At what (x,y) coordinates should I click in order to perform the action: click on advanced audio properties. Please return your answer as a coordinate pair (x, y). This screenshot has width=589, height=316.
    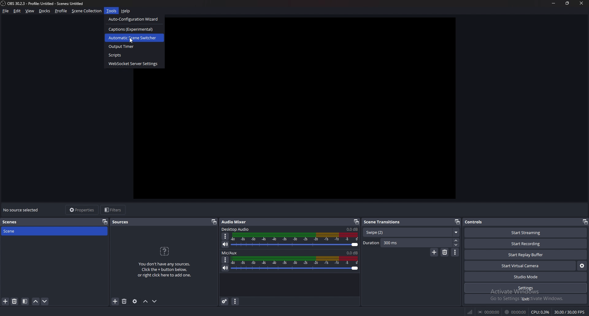
    Looking at the image, I should click on (225, 301).